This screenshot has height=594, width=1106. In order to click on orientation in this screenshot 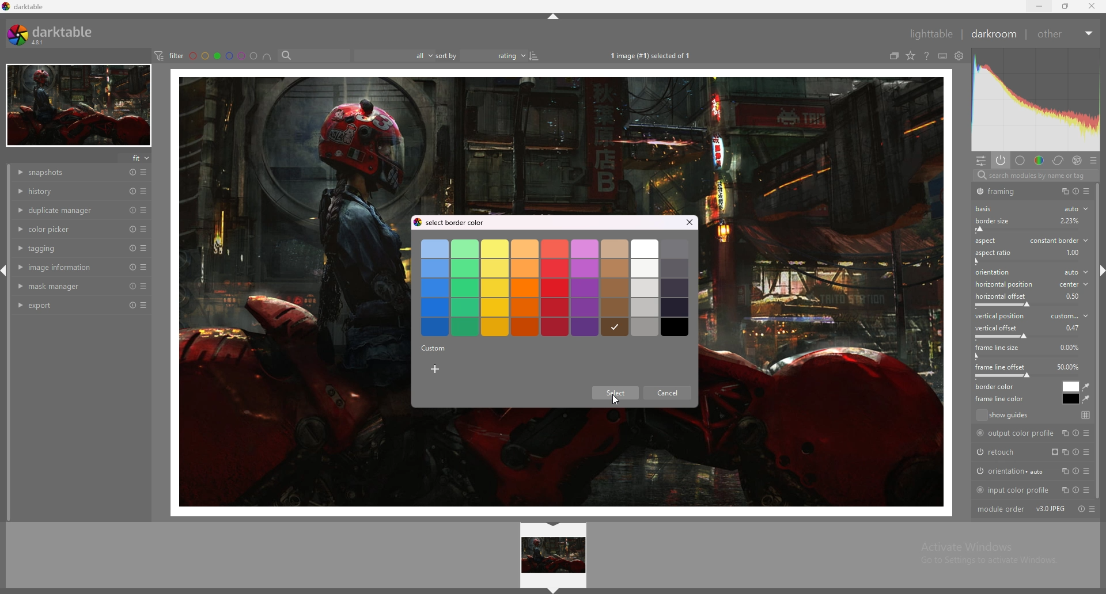, I will do `click(1033, 471)`.